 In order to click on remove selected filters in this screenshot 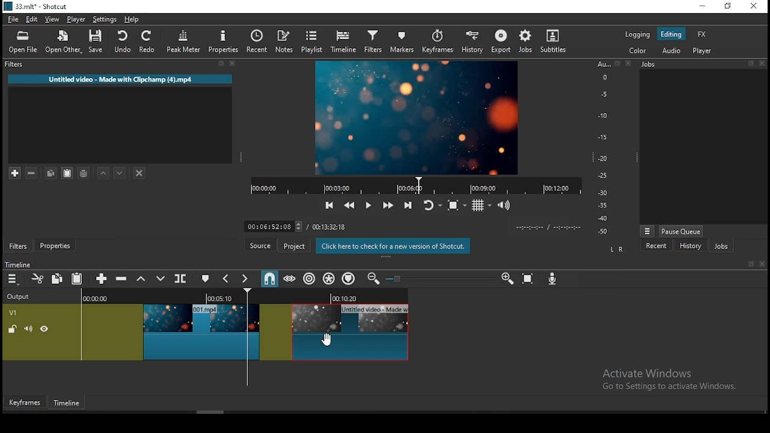, I will do `click(35, 173)`.